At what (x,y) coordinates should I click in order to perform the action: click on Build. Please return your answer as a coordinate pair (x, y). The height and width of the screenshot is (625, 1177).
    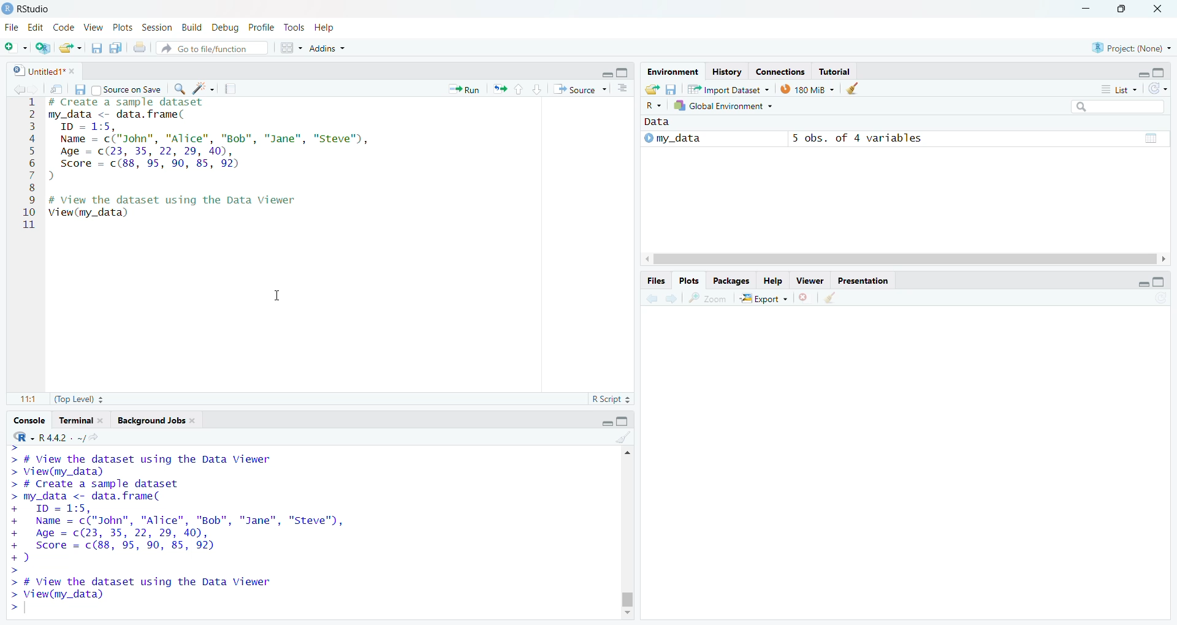
    Looking at the image, I should click on (192, 27).